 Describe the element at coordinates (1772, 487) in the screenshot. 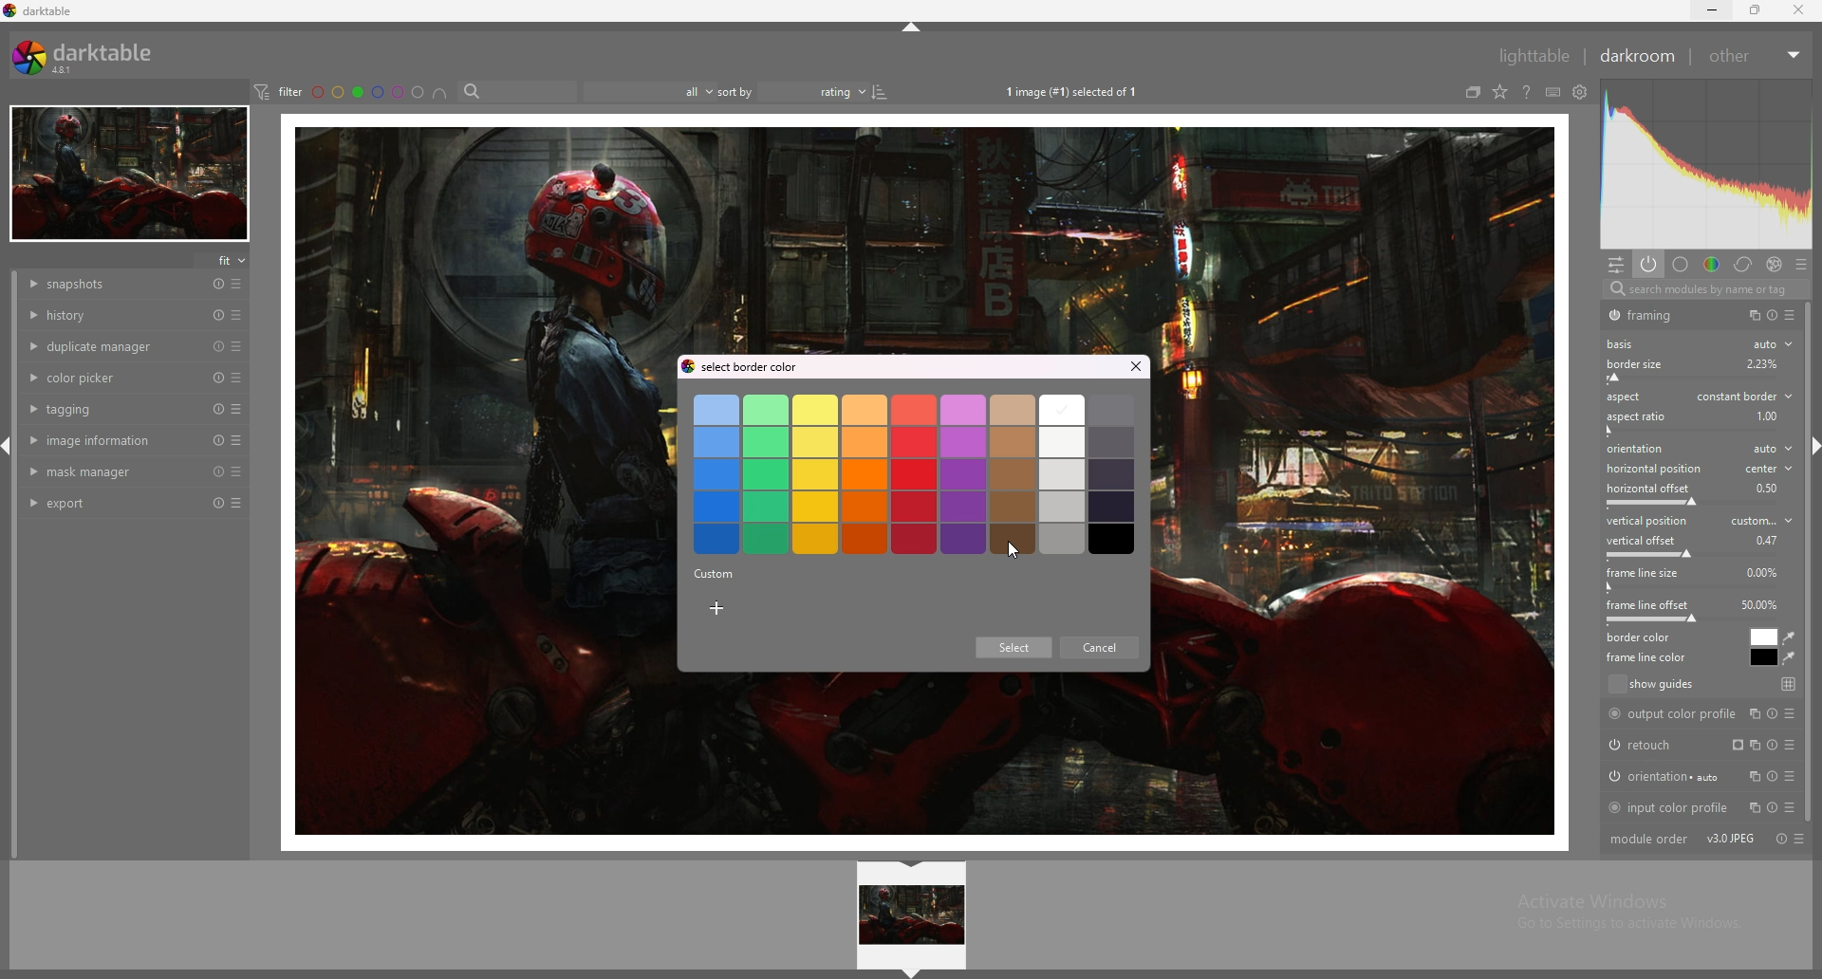

I see `percentage` at that location.